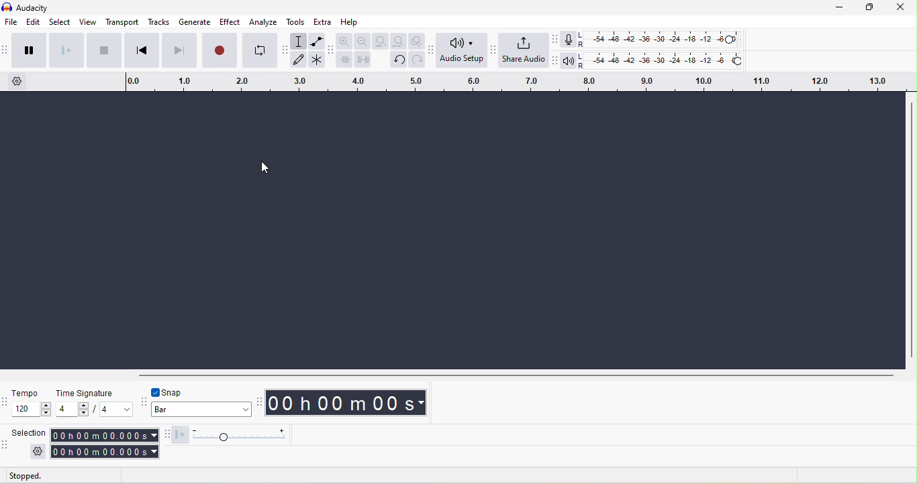  What do you see at coordinates (38, 7) in the screenshot?
I see `title` at bounding box center [38, 7].